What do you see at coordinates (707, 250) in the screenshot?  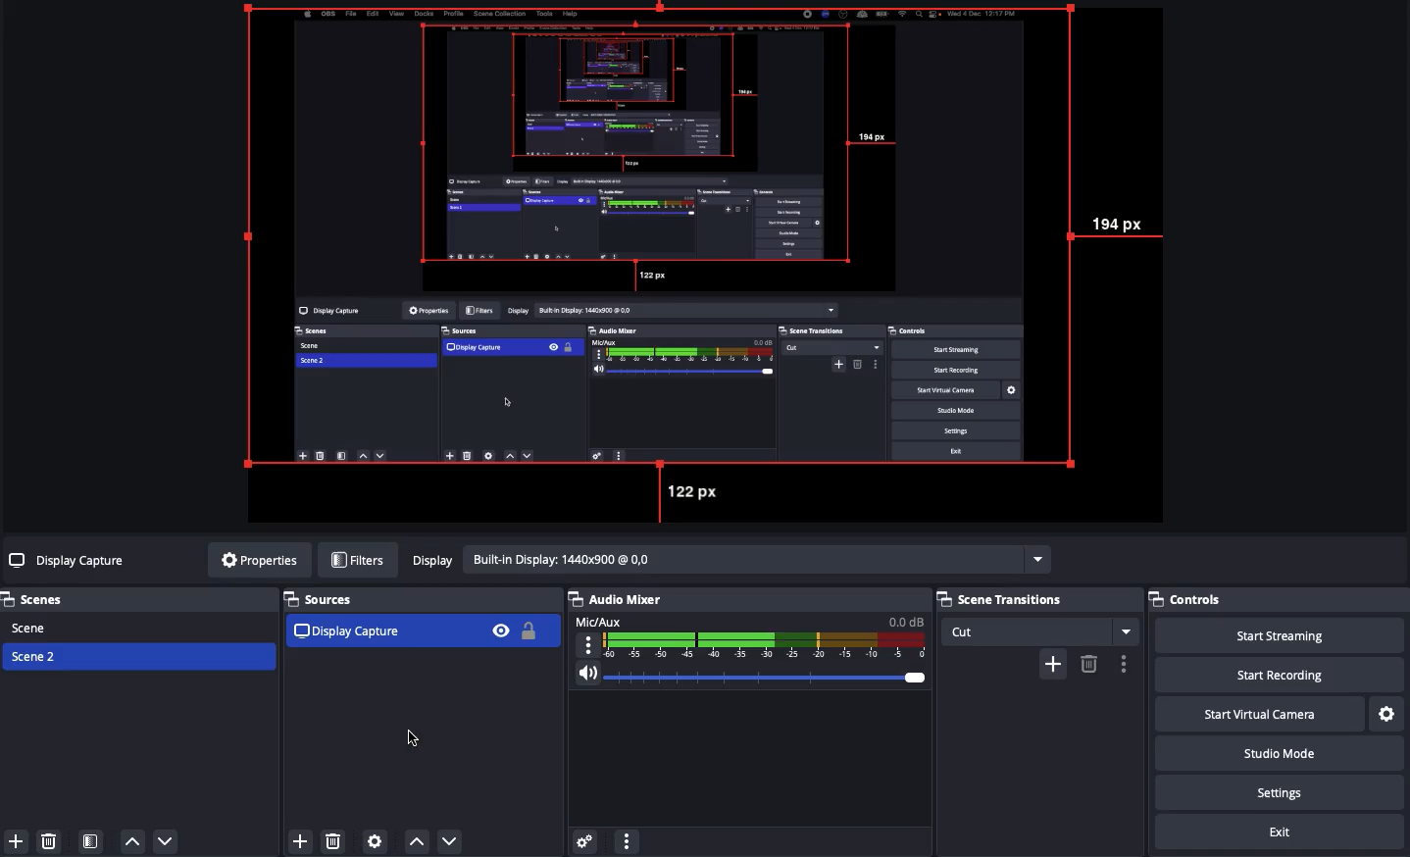 I see `Pasted` at bounding box center [707, 250].